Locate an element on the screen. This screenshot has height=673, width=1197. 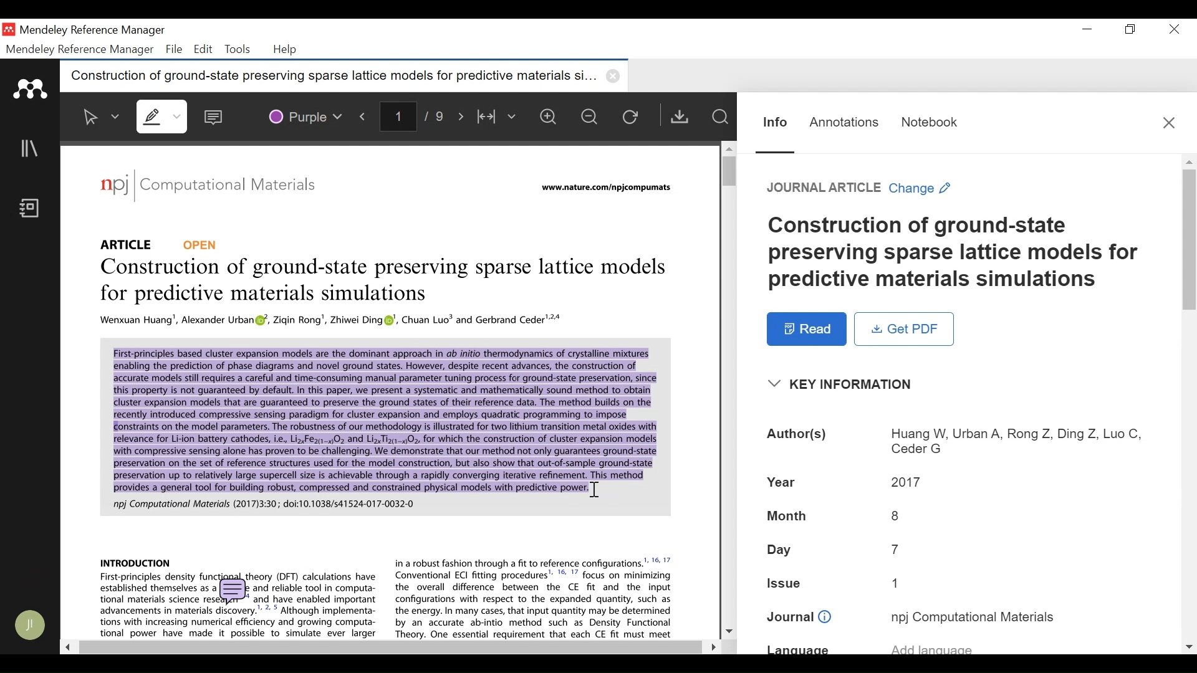
URL is located at coordinates (608, 188).